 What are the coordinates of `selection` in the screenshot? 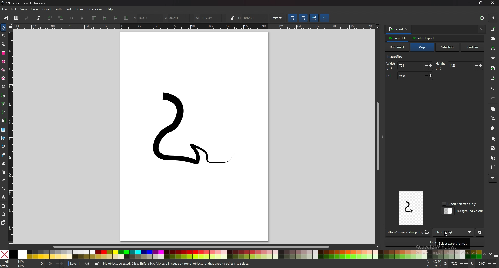 It's located at (448, 47).